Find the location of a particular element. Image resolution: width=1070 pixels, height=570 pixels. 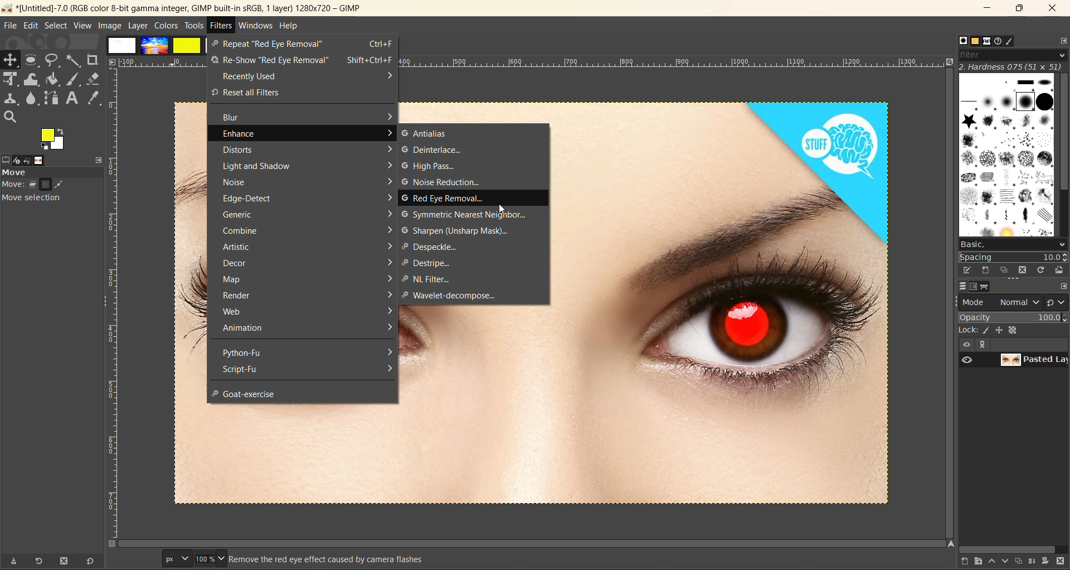

edit brush is located at coordinates (968, 270).